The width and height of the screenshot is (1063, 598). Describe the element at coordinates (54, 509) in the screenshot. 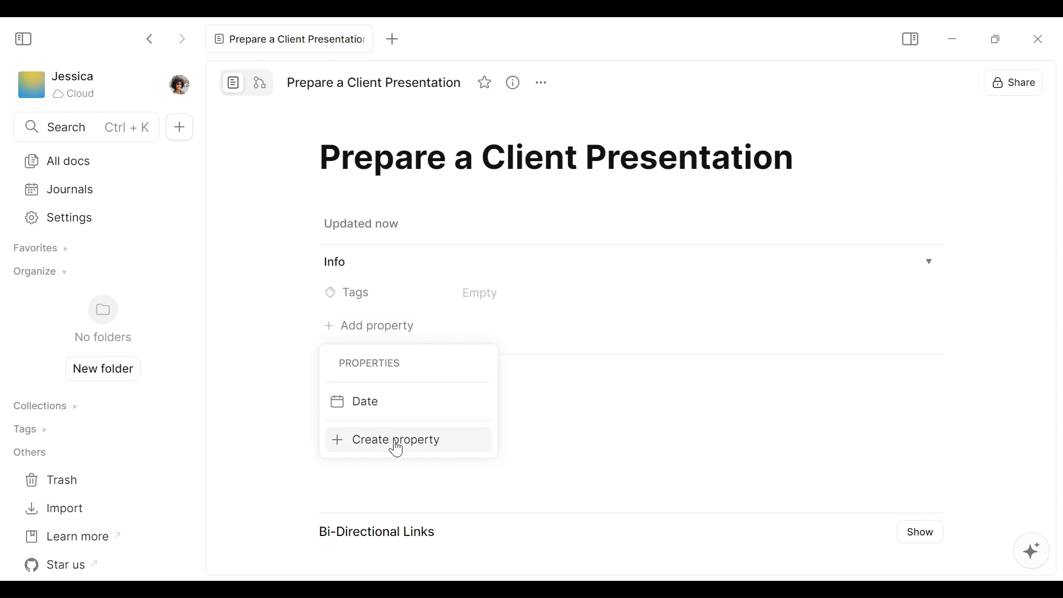

I see `Import` at that location.